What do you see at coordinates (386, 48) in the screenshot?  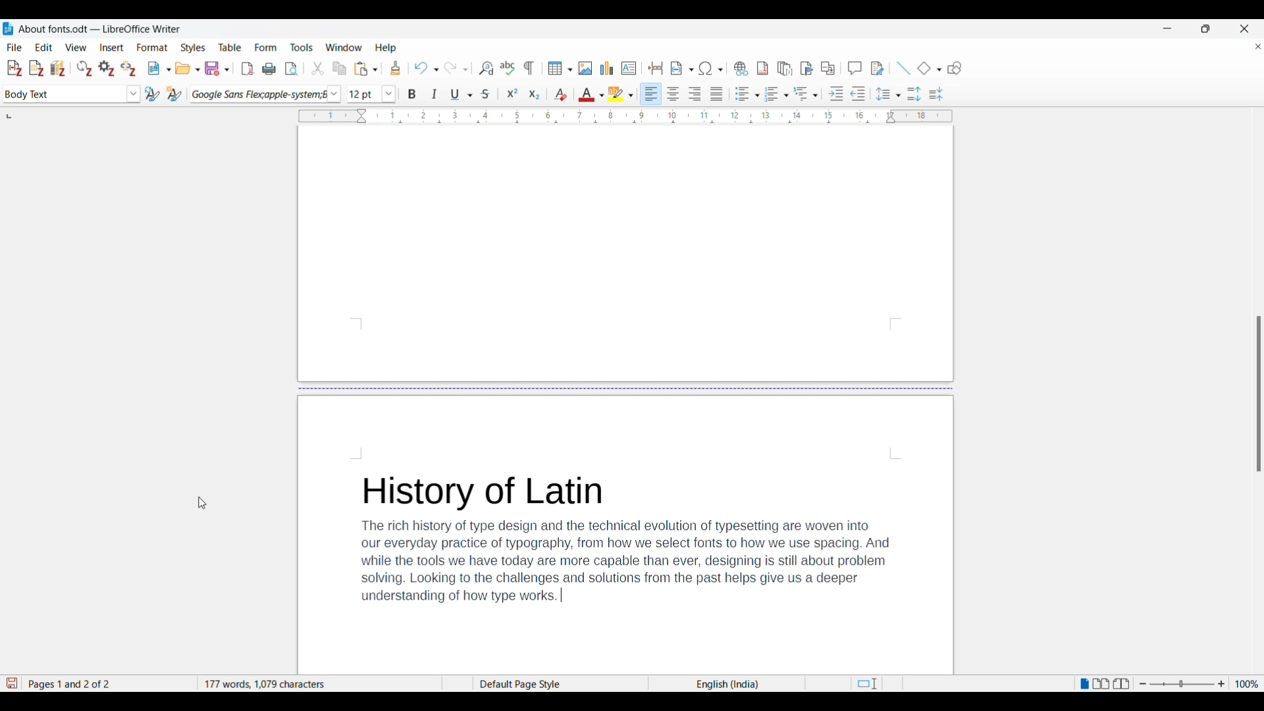 I see `Help menu` at bounding box center [386, 48].